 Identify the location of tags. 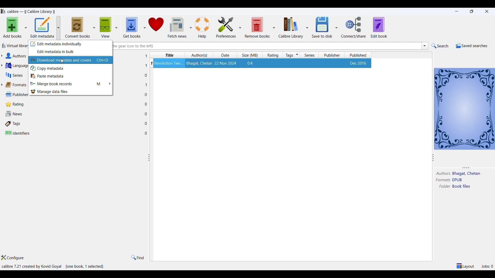
(292, 55).